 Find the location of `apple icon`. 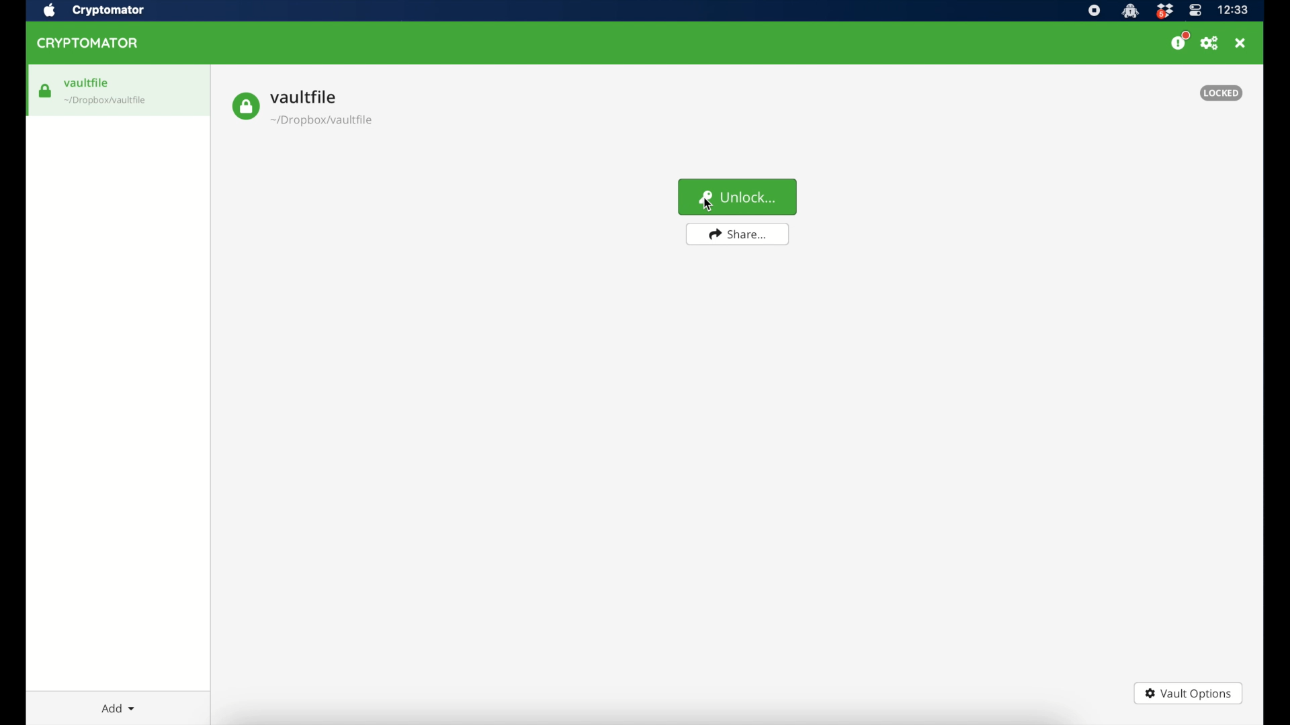

apple icon is located at coordinates (49, 10).